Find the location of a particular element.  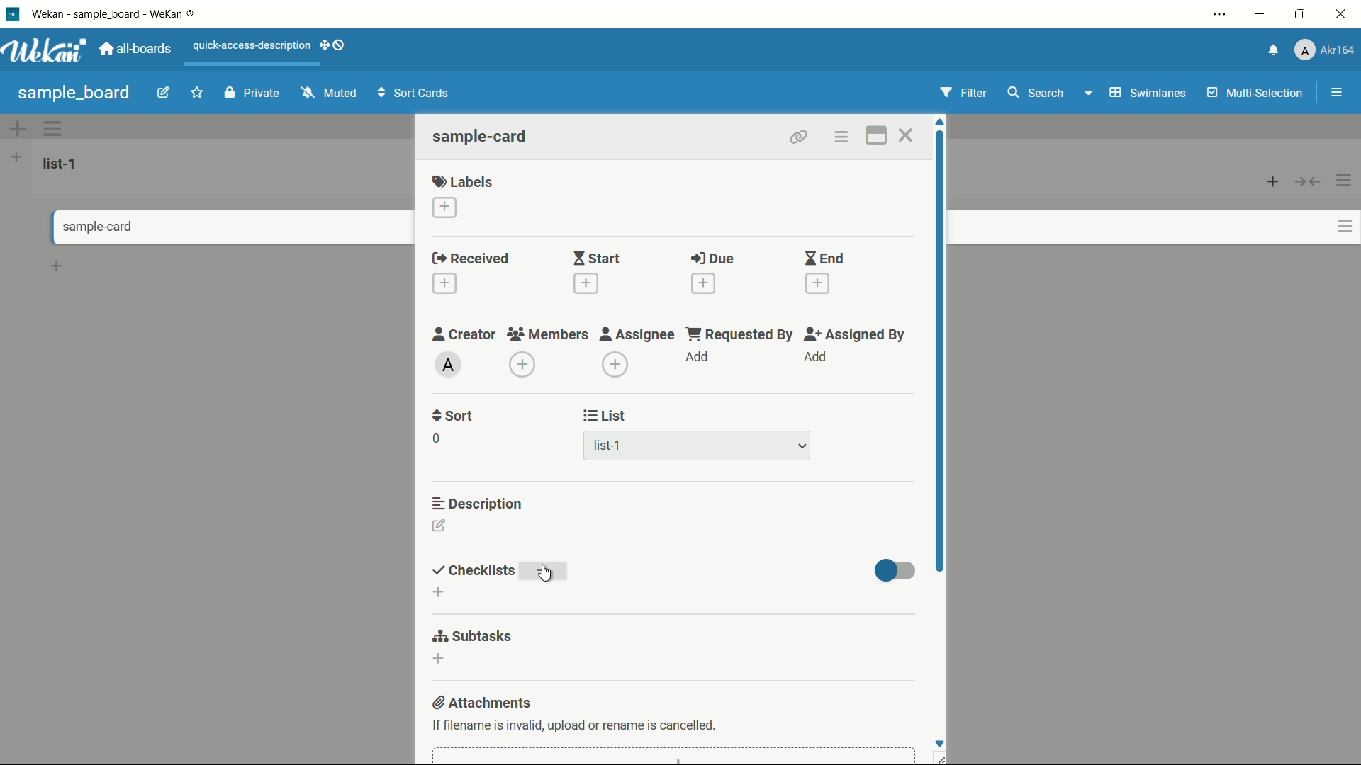

add date is located at coordinates (818, 284).